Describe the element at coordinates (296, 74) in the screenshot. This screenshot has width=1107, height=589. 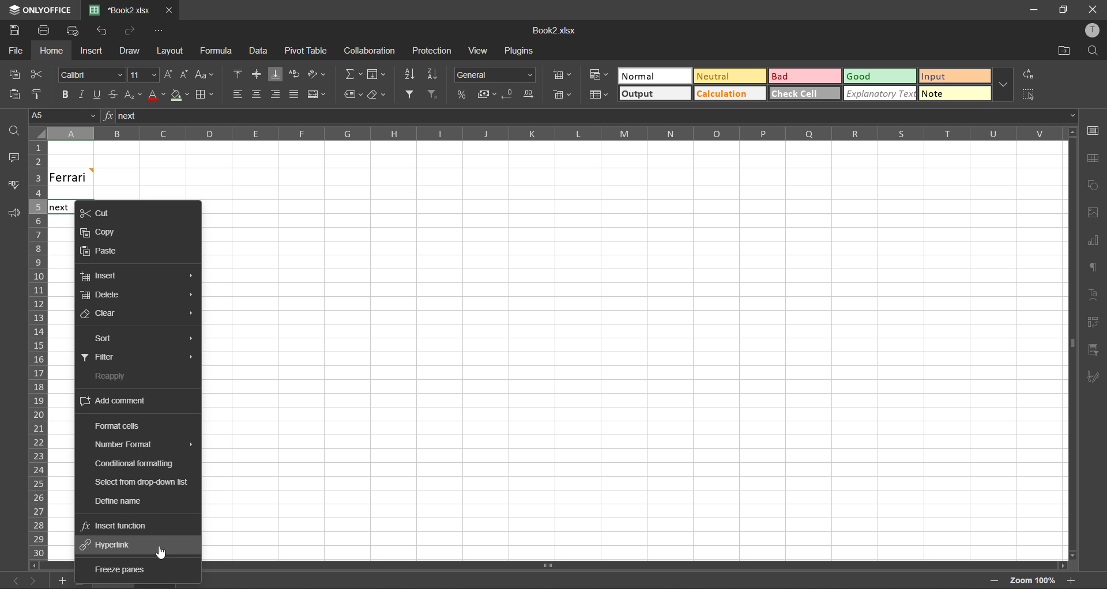
I see `wrap text` at that location.